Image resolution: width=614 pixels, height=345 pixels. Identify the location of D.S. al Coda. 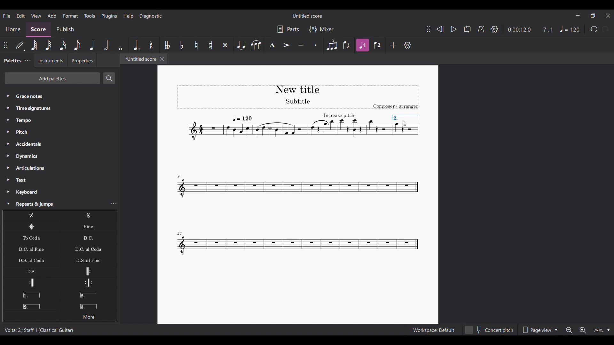
(31, 260).